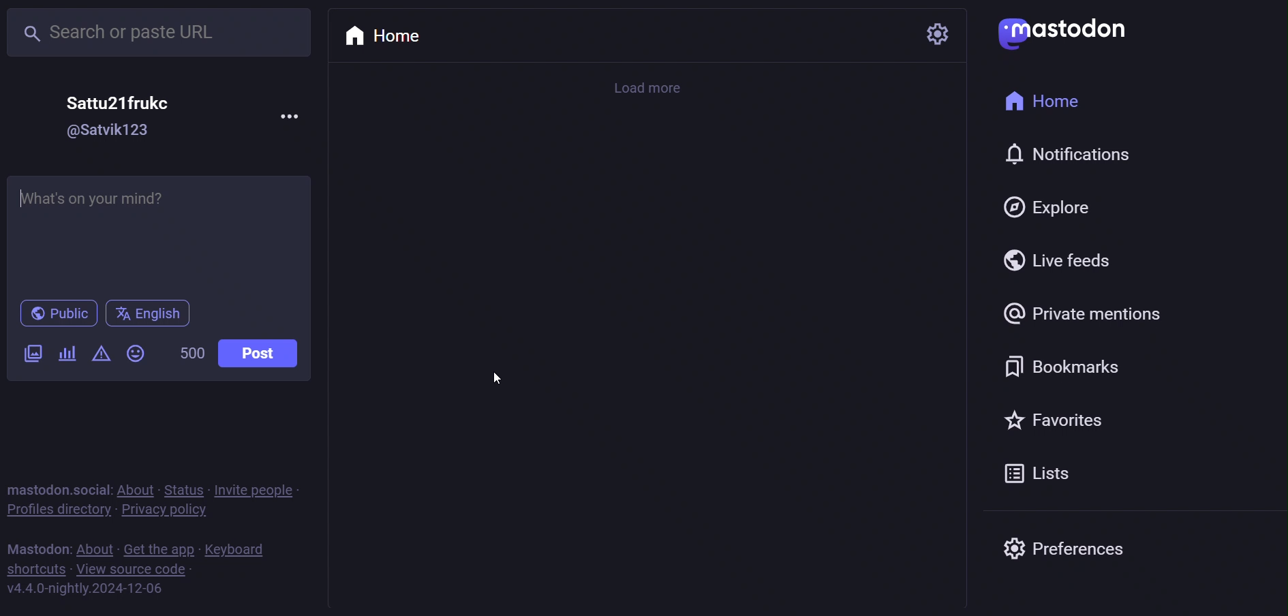 The image size is (1288, 616). I want to click on images/videos, so click(29, 354).